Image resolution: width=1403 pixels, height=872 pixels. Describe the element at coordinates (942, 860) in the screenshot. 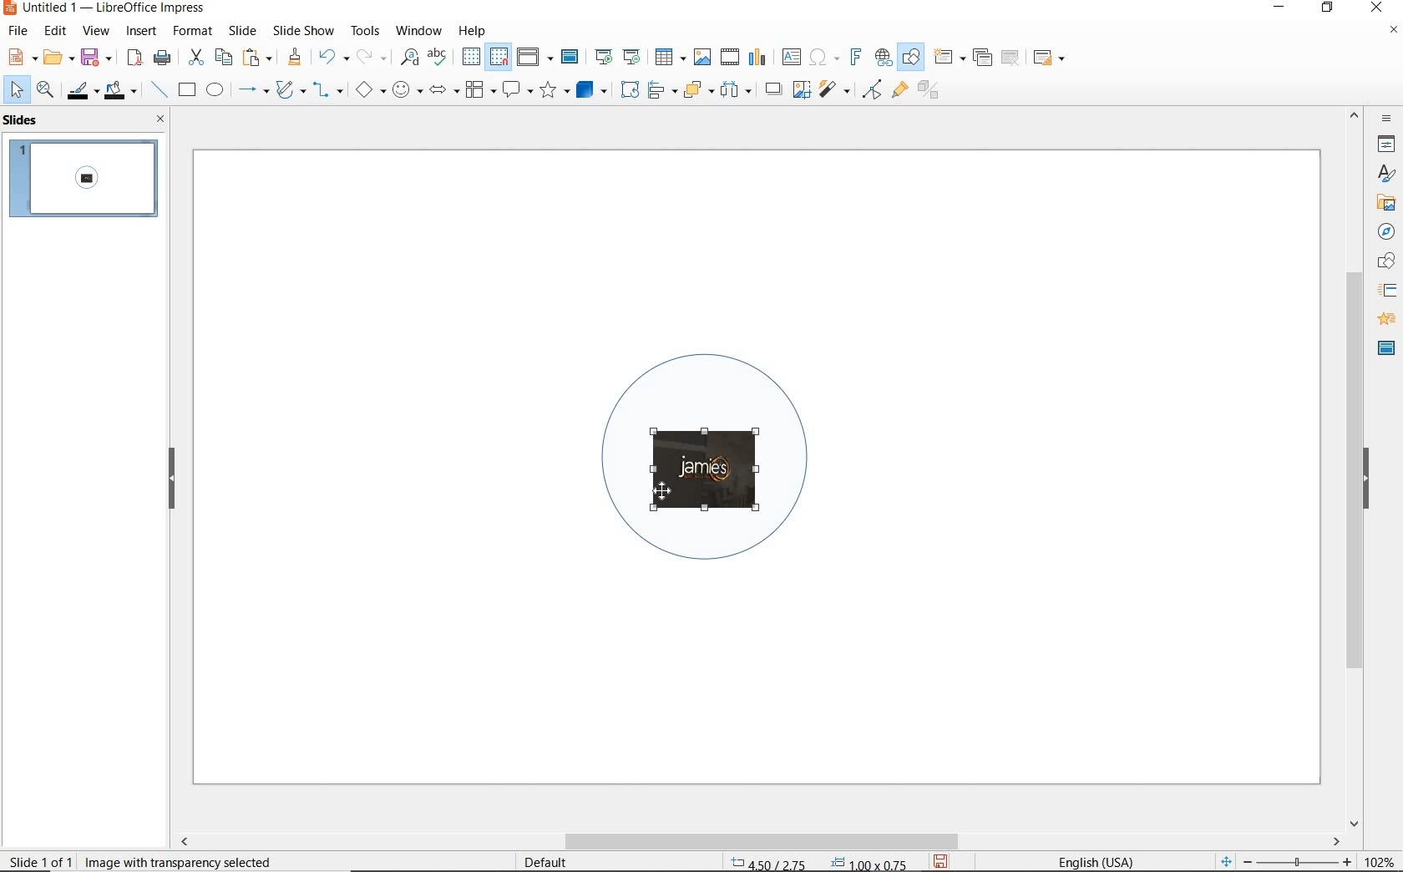

I see `save` at that location.